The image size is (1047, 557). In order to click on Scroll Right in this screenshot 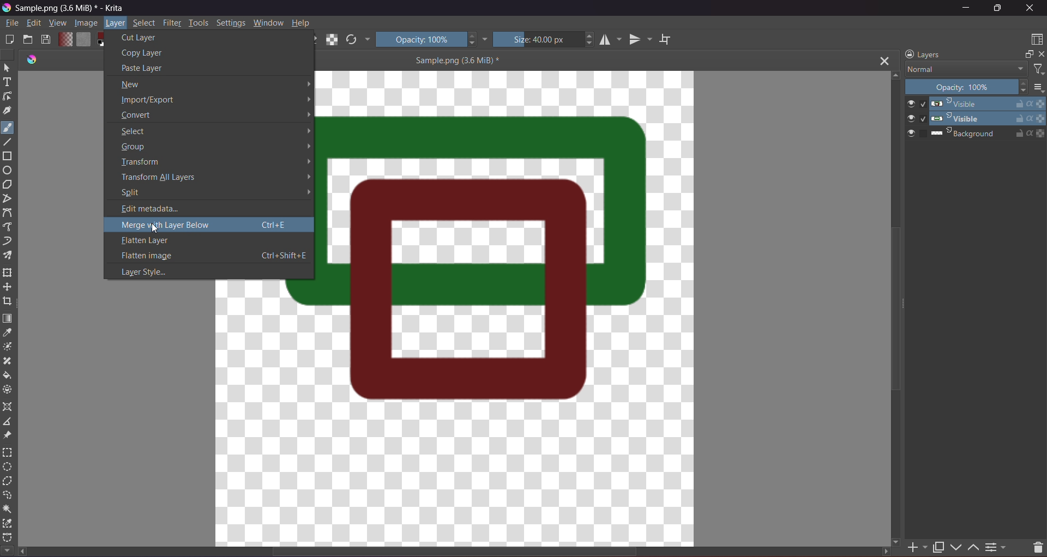, I will do `click(899, 540)`.